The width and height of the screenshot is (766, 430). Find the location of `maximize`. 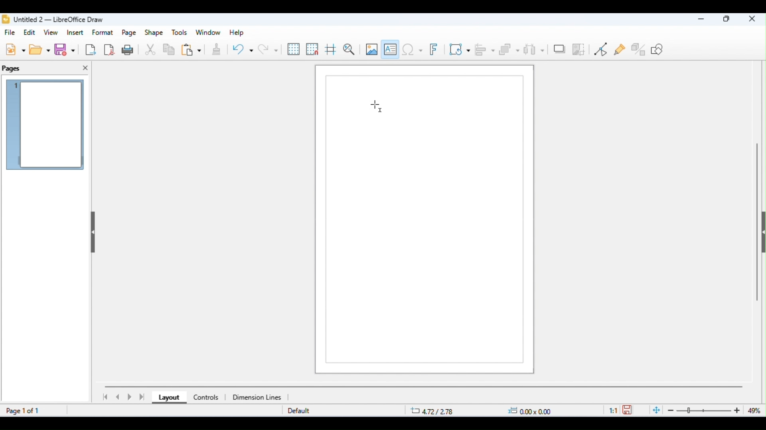

maximize is located at coordinates (727, 20).